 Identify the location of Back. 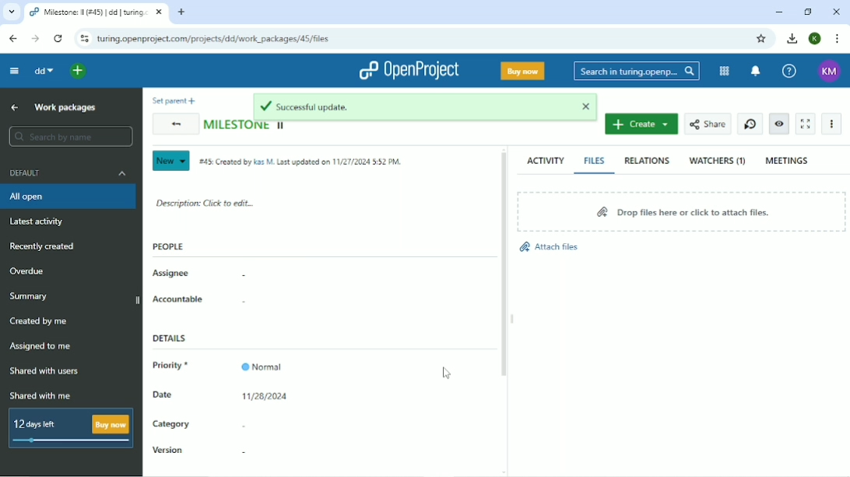
(12, 39).